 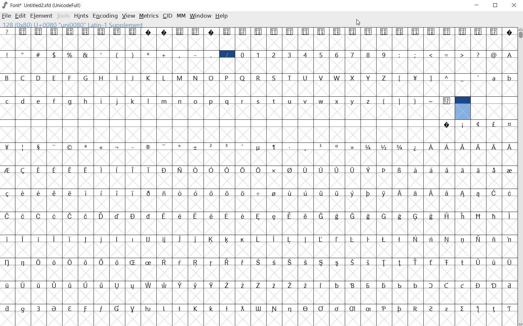 What do you see at coordinates (384, 193) in the screenshot?
I see `Symbol` at bounding box center [384, 193].